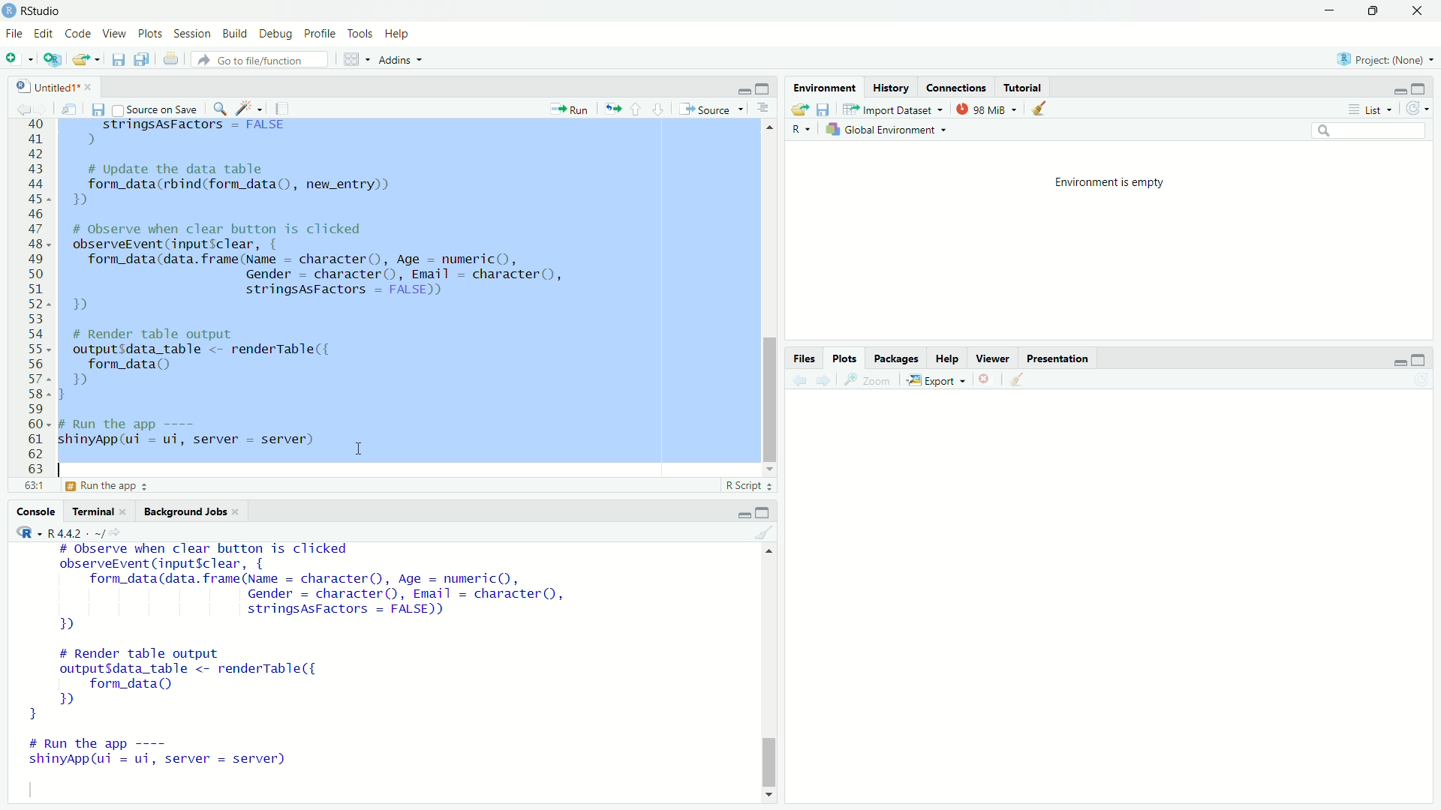 This screenshot has width=1441, height=810. I want to click on workspace panes, so click(354, 58).